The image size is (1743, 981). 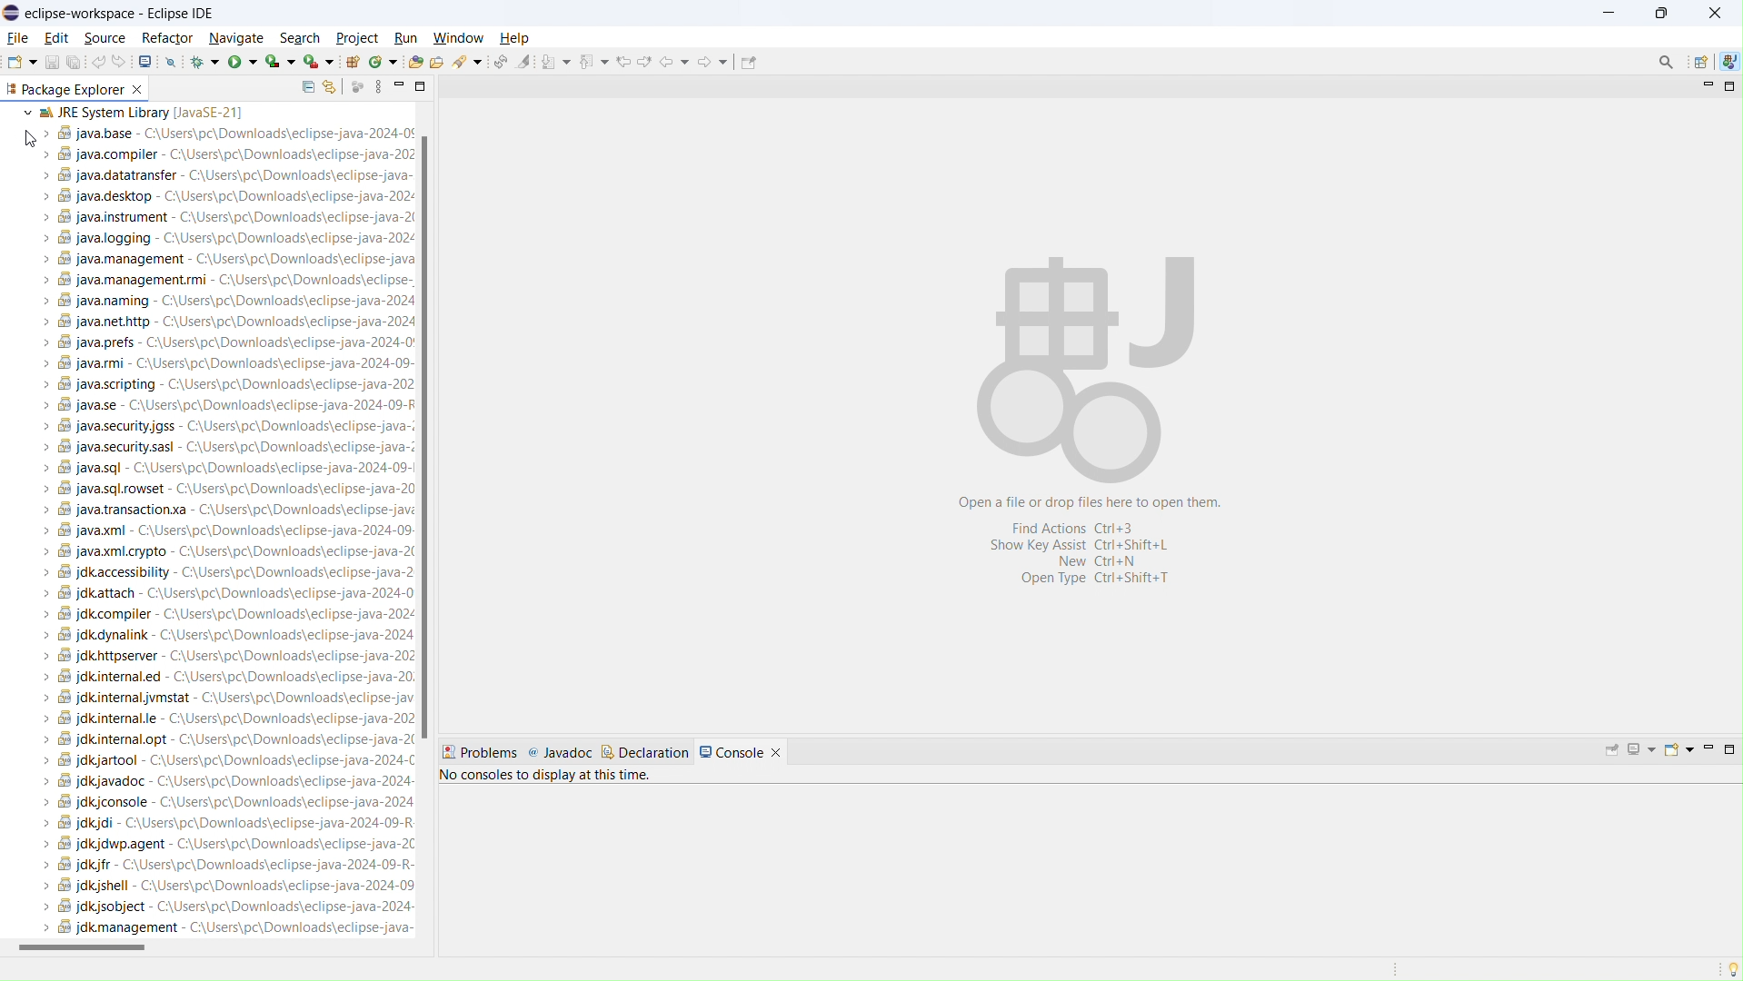 What do you see at coordinates (299, 35) in the screenshot?
I see `search` at bounding box center [299, 35].